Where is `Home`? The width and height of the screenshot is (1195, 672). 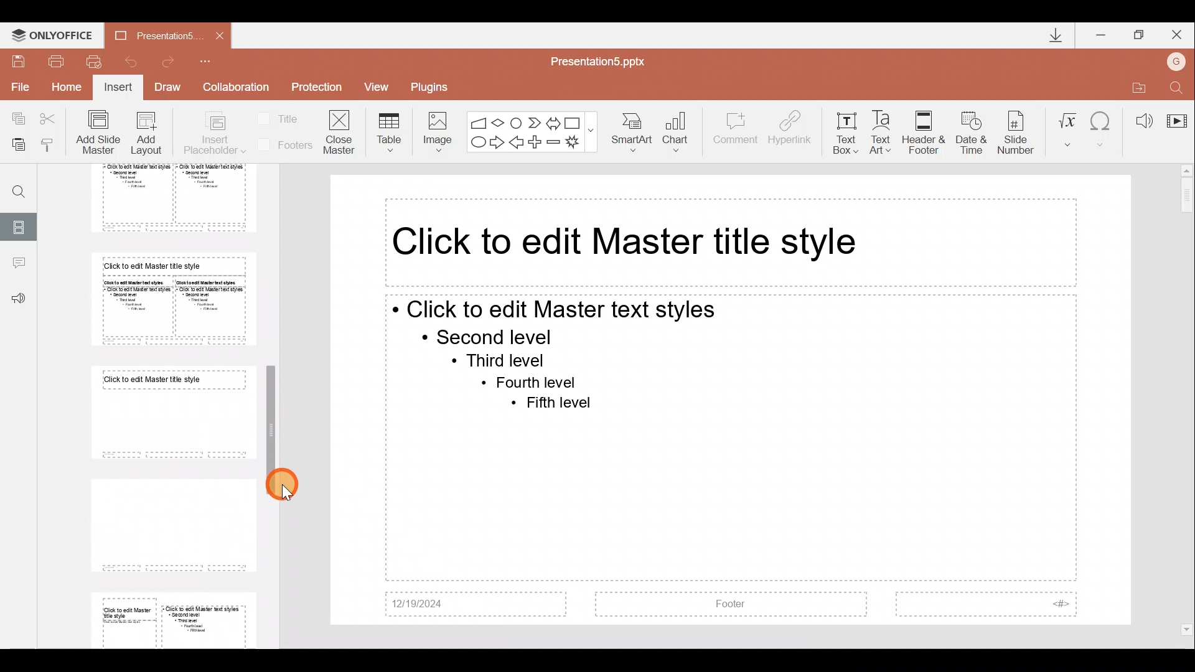
Home is located at coordinates (68, 90).